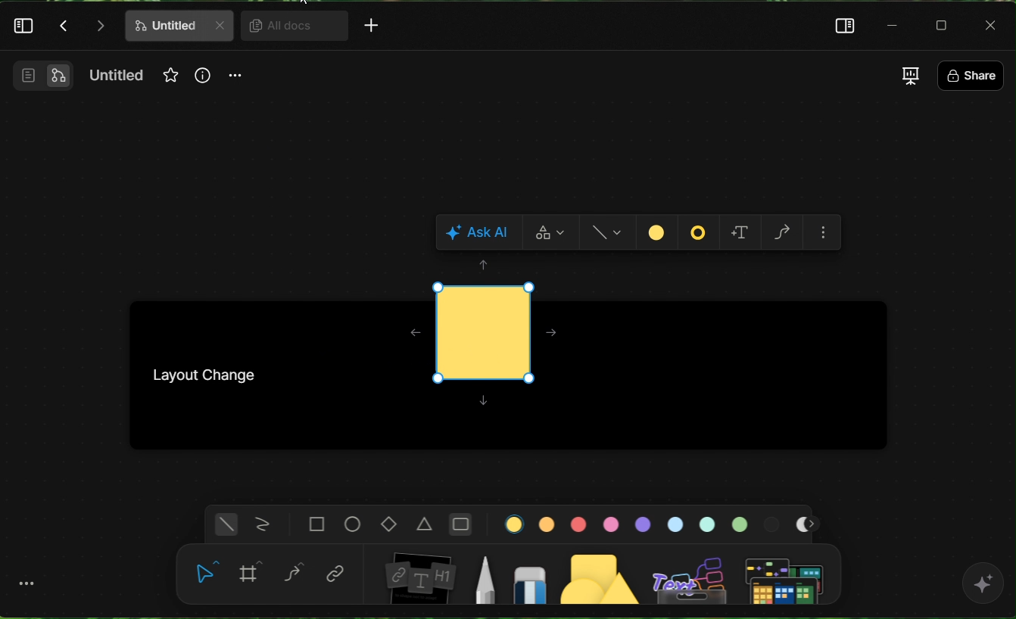  I want to click on Favourites, so click(169, 74).